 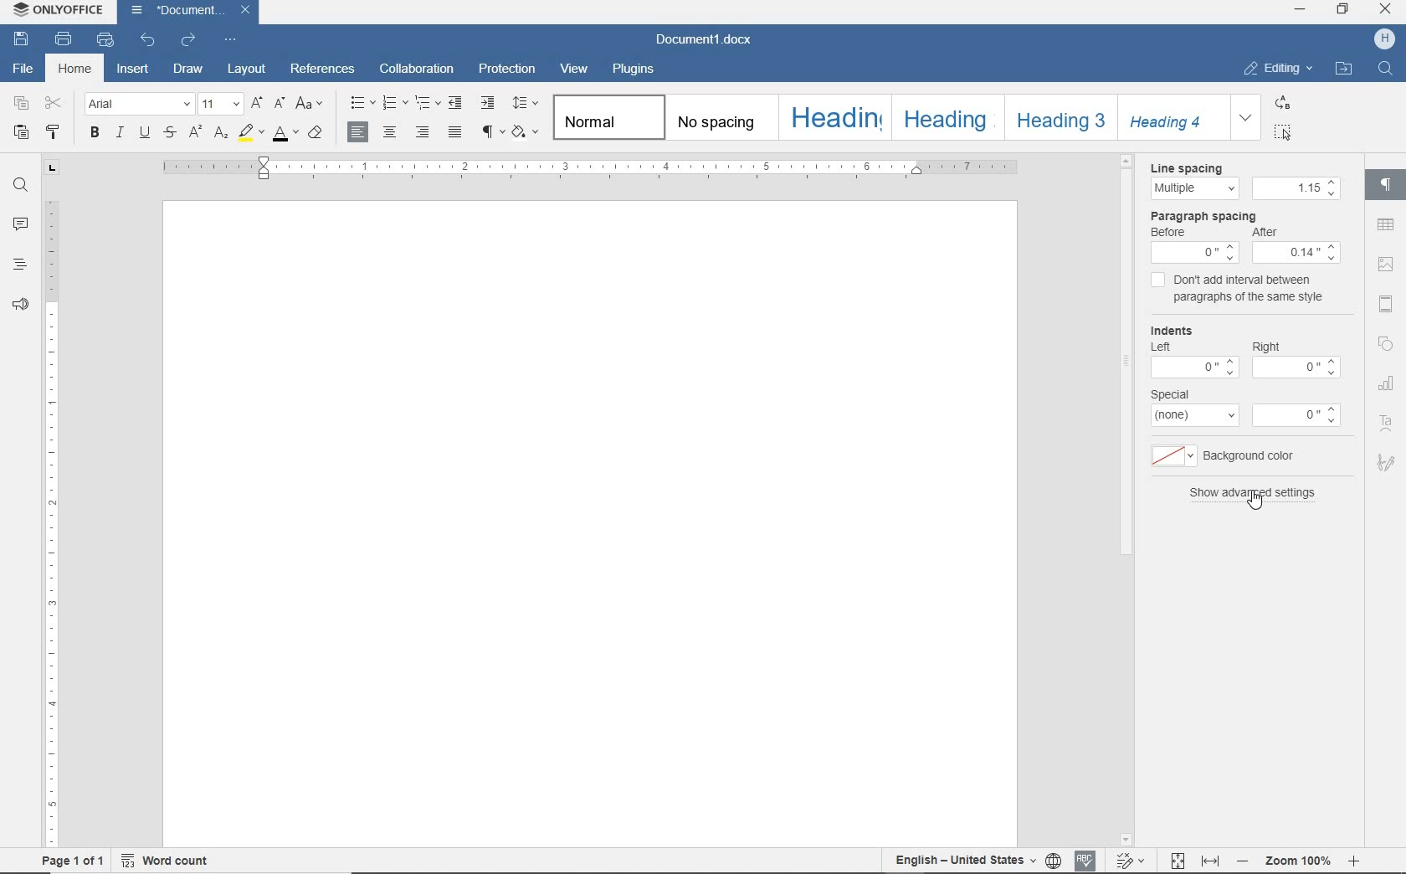 I want to click on strikethrough, so click(x=169, y=134).